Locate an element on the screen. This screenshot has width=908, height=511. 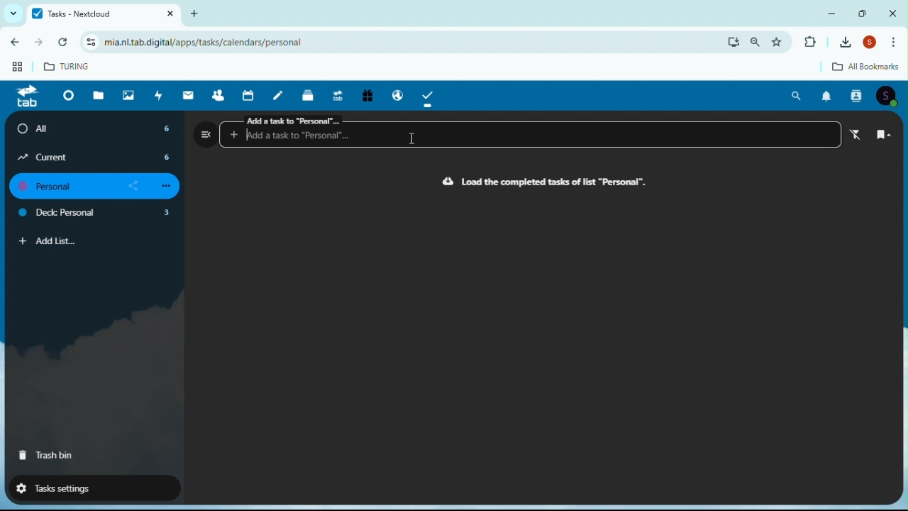
Deck personal is located at coordinates (96, 214).